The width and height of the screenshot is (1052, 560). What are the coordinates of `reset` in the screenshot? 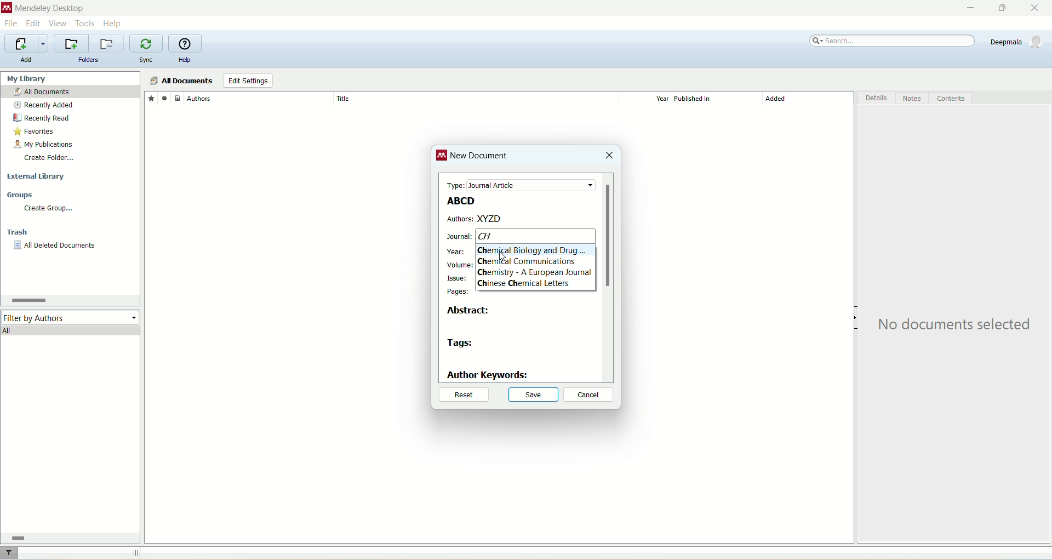 It's located at (462, 396).